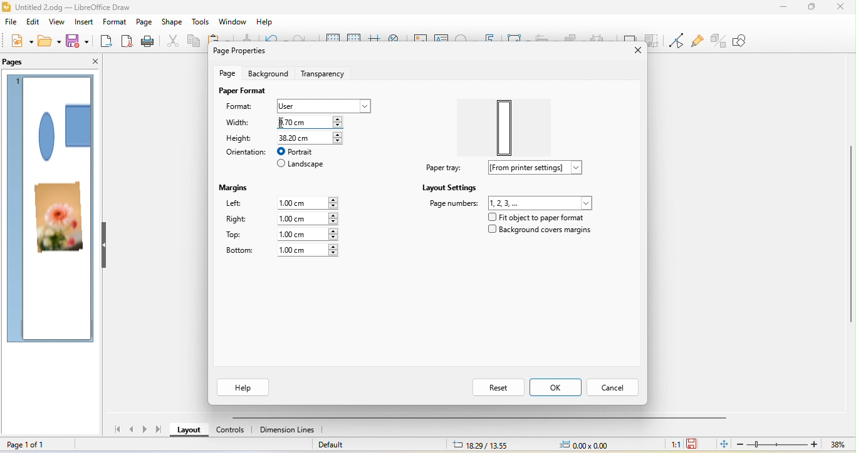 This screenshot has width=856, height=453. I want to click on right, so click(237, 220).